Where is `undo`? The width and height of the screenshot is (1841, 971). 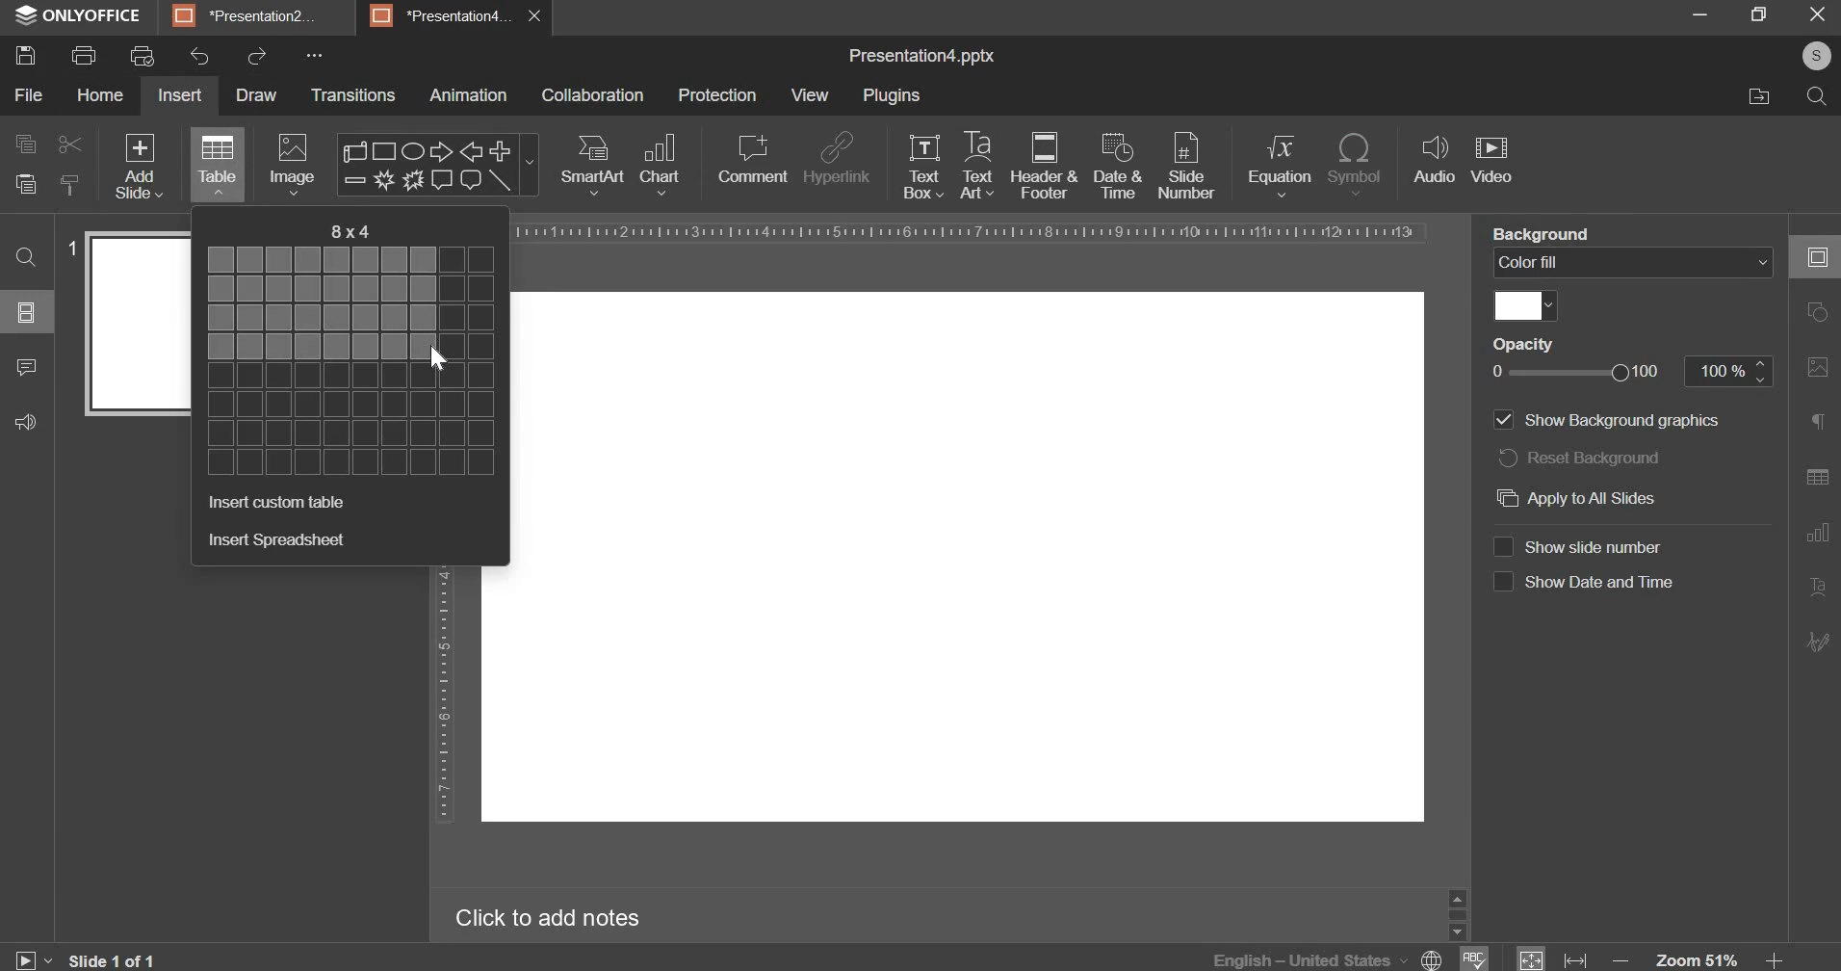
undo is located at coordinates (200, 56).